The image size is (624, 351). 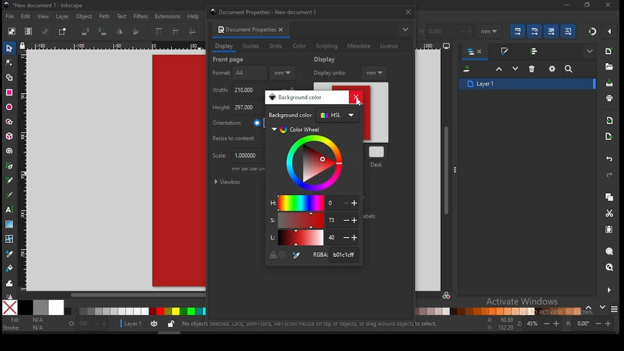 What do you see at coordinates (136, 32) in the screenshot?
I see `object flip vertical` at bounding box center [136, 32].